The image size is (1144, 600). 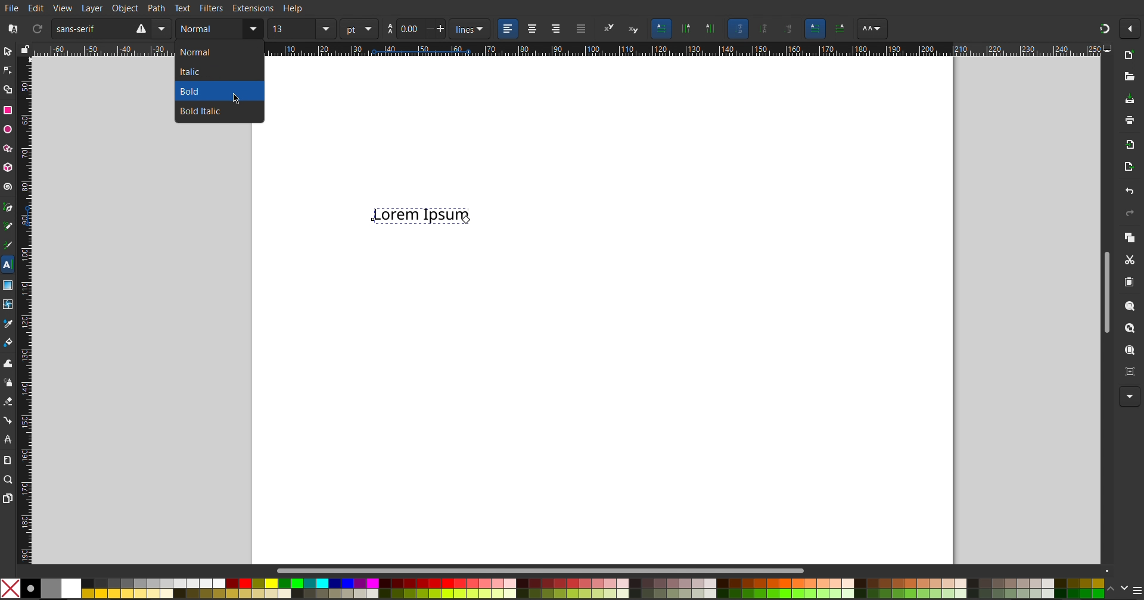 I want to click on Italic, so click(x=213, y=73).